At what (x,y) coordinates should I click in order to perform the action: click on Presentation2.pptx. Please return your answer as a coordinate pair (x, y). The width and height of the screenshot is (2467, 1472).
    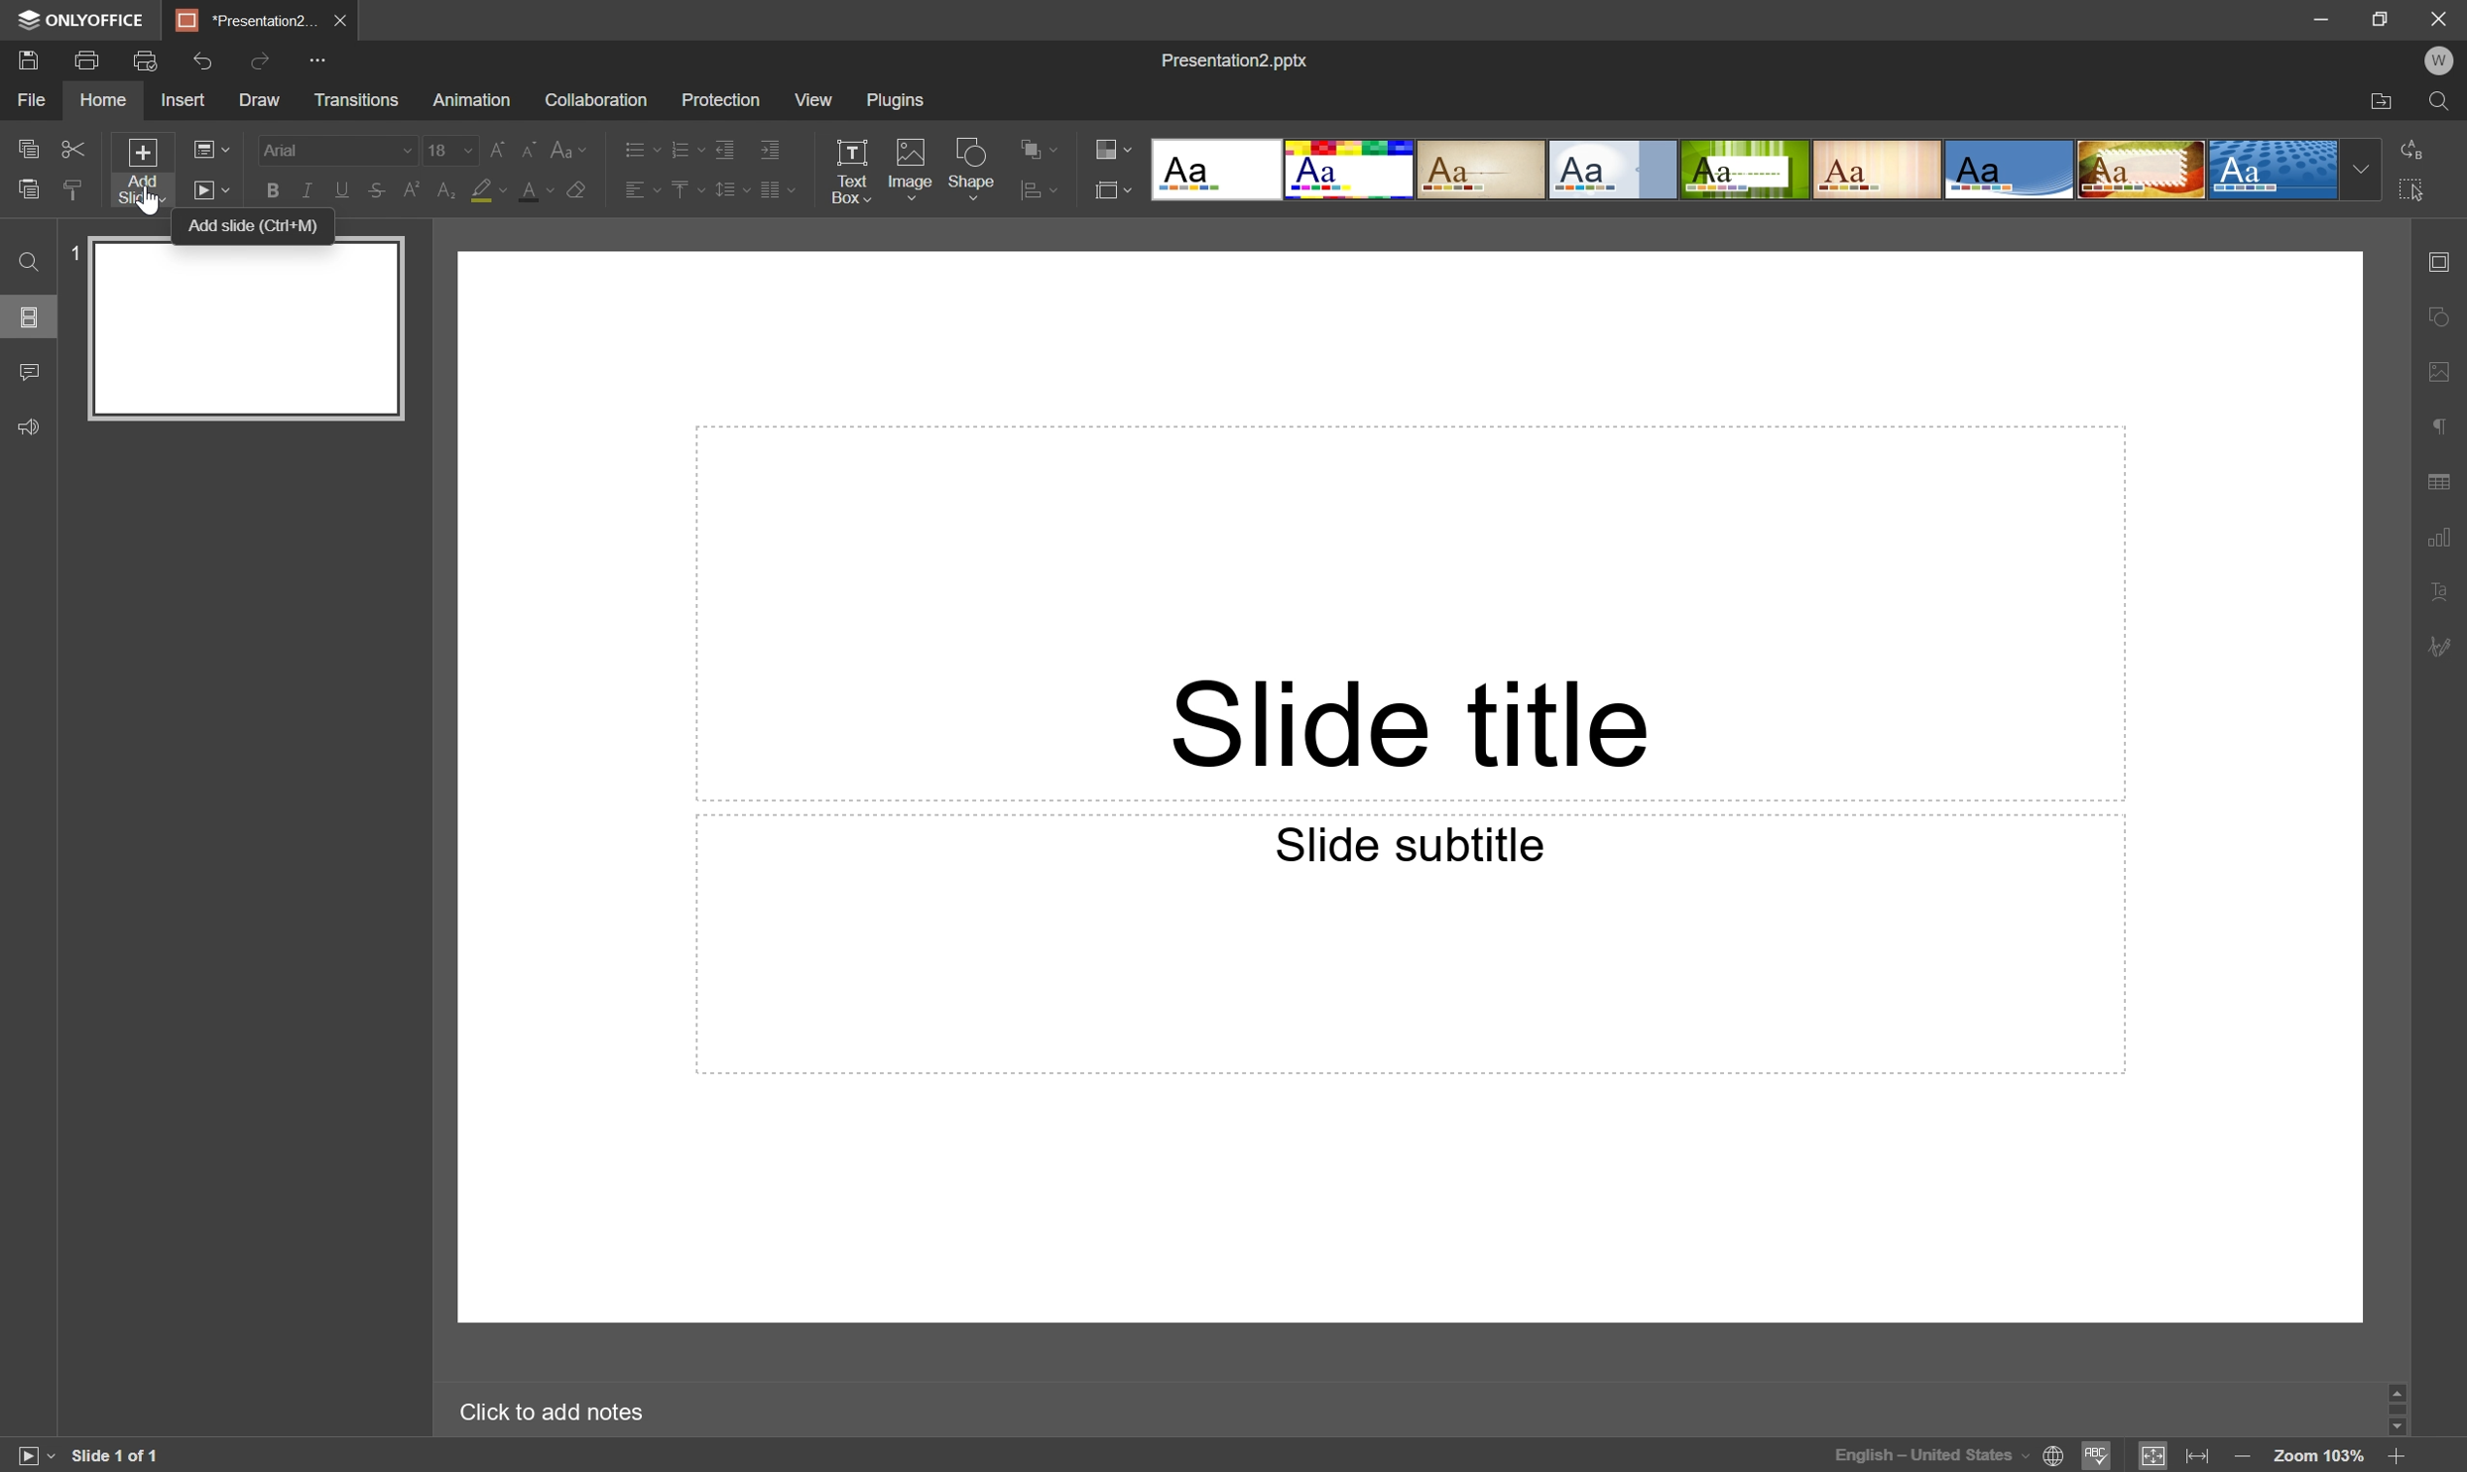
    Looking at the image, I should click on (1240, 62).